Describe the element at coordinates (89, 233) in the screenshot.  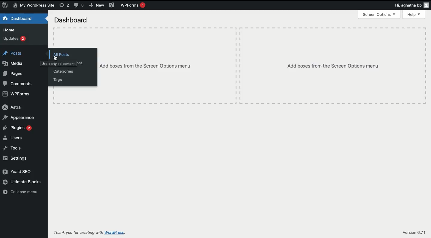
I see `Thank you for creating with WordPress` at that location.